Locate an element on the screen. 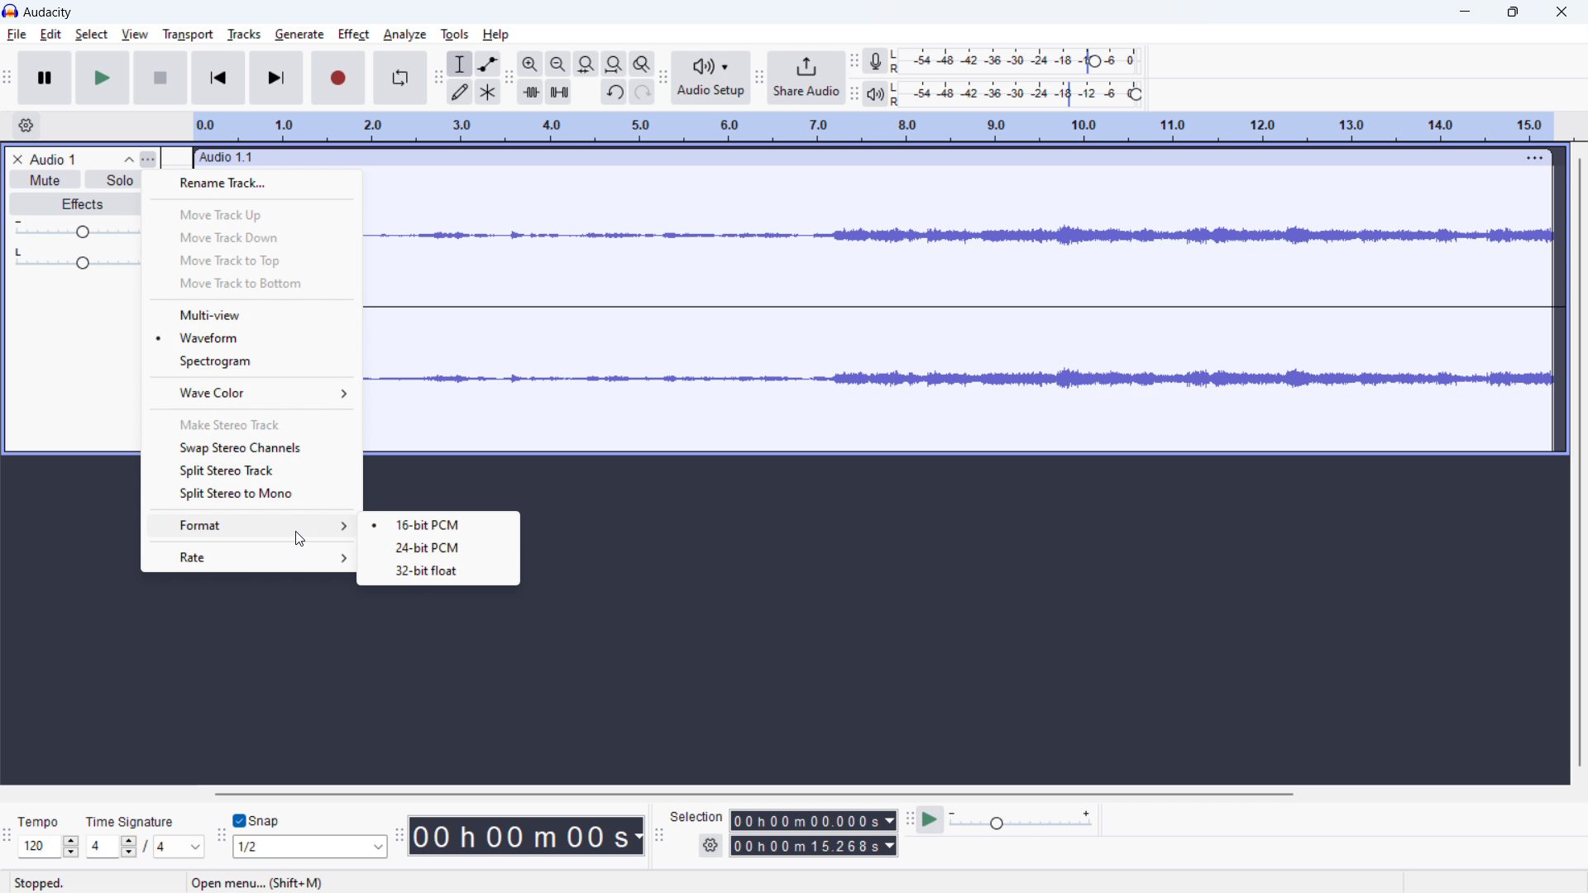 This screenshot has height=893, width=1588. skip to start is located at coordinates (218, 77).